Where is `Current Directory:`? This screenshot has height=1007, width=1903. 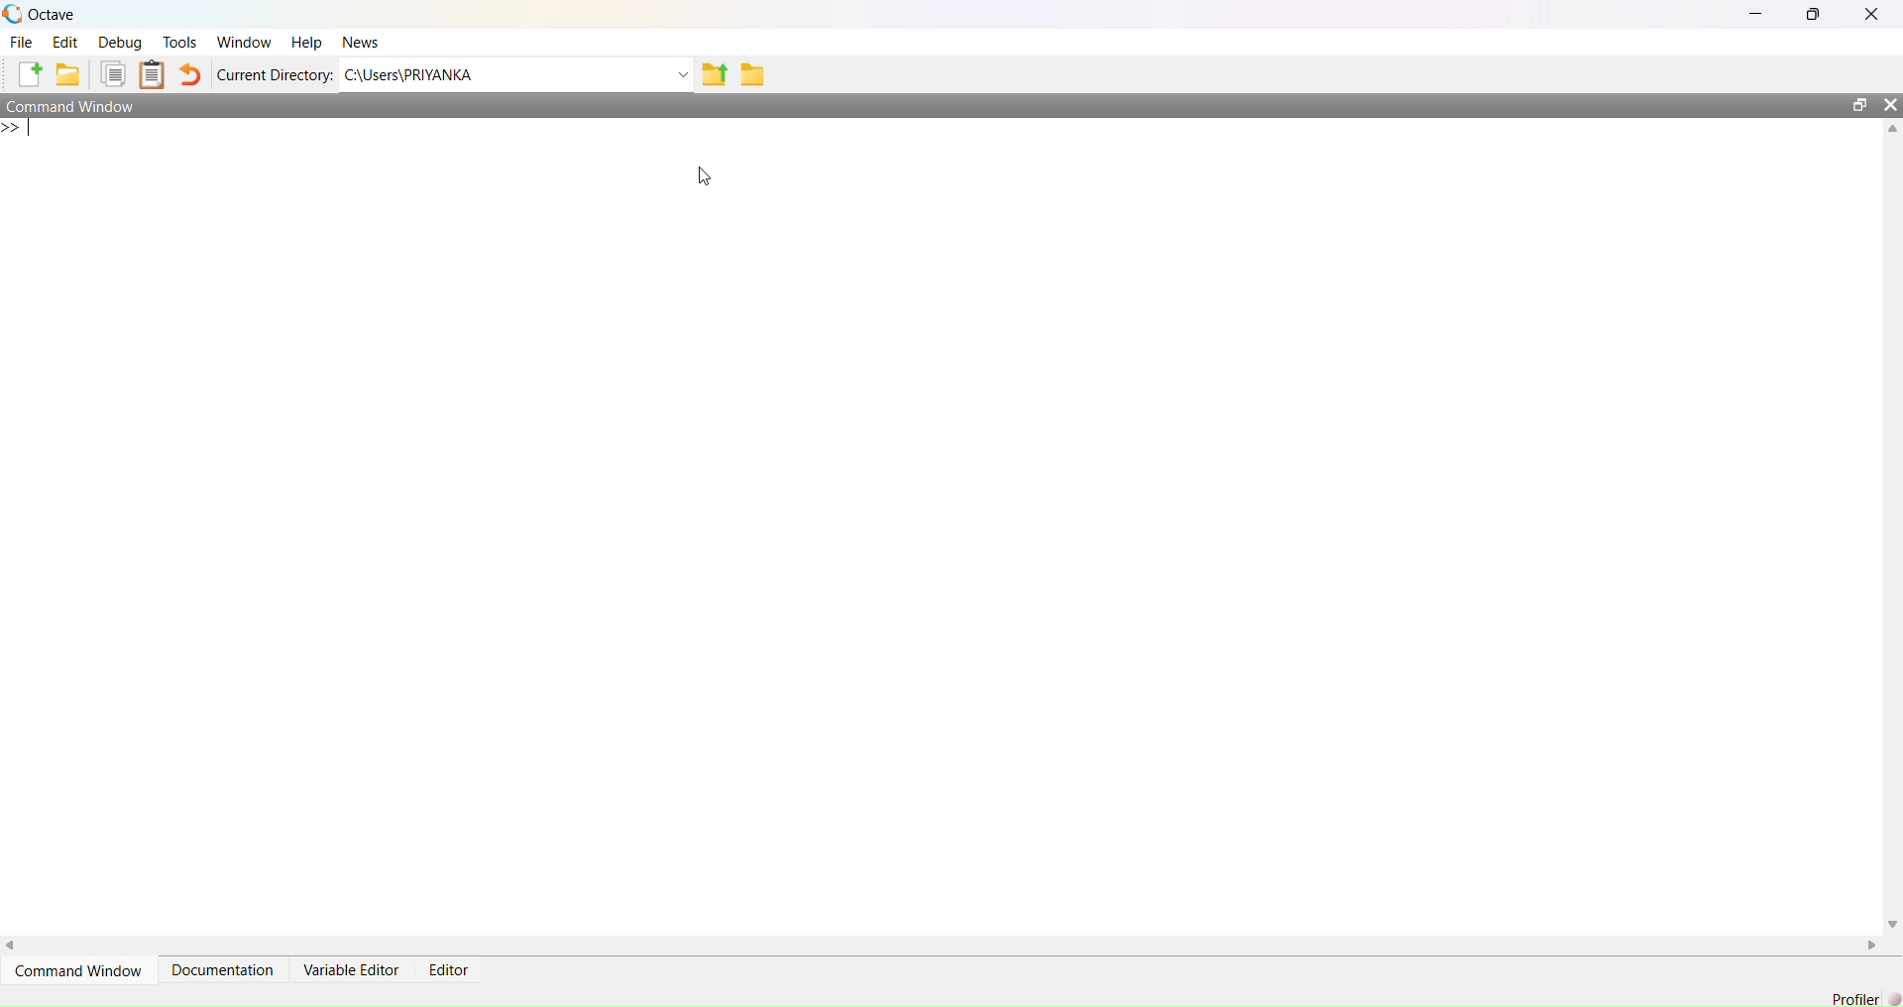
Current Directory: is located at coordinates (275, 74).